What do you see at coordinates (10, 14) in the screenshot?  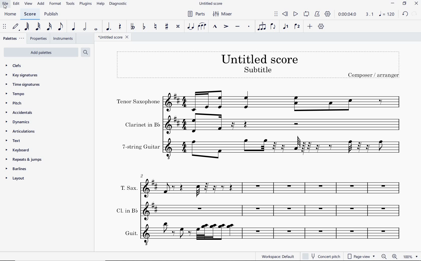 I see `HOME` at bounding box center [10, 14].